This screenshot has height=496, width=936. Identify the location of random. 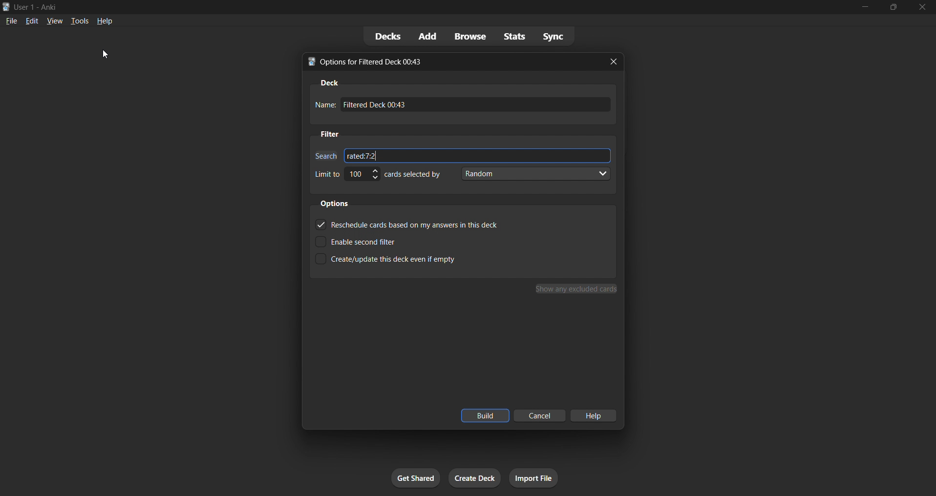
(537, 175).